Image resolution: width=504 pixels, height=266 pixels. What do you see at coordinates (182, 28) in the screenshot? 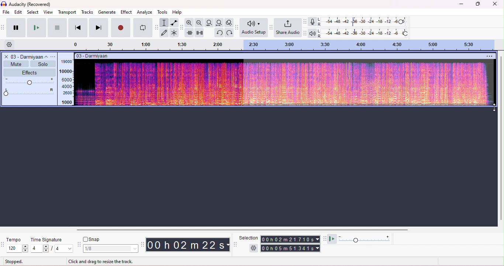
I see `edit tool bar` at bounding box center [182, 28].